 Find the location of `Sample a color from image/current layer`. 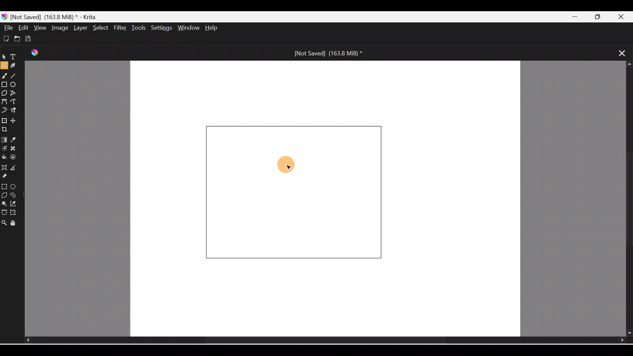

Sample a color from image/current layer is located at coordinates (15, 140).